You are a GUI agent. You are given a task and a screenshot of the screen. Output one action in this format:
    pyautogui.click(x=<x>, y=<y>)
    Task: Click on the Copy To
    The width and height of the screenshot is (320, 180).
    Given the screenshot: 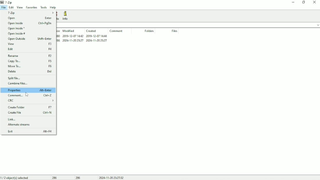 What is the action you would take?
    pyautogui.click(x=30, y=62)
    